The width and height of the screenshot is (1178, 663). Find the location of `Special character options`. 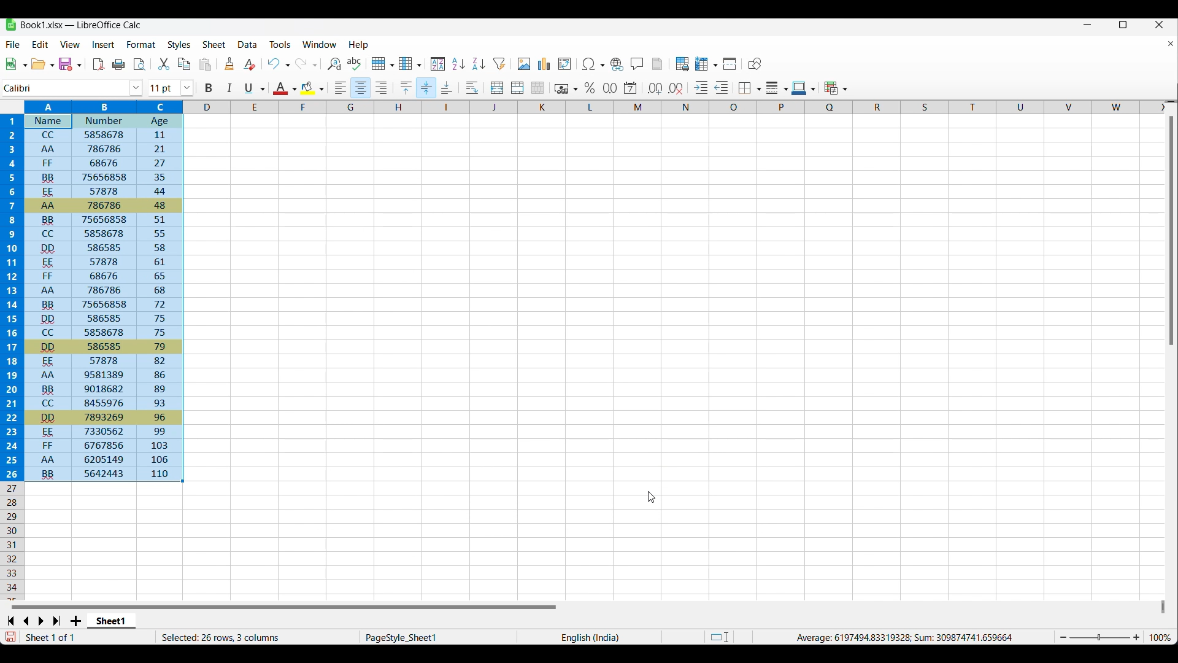

Special character options is located at coordinates (593, 64).